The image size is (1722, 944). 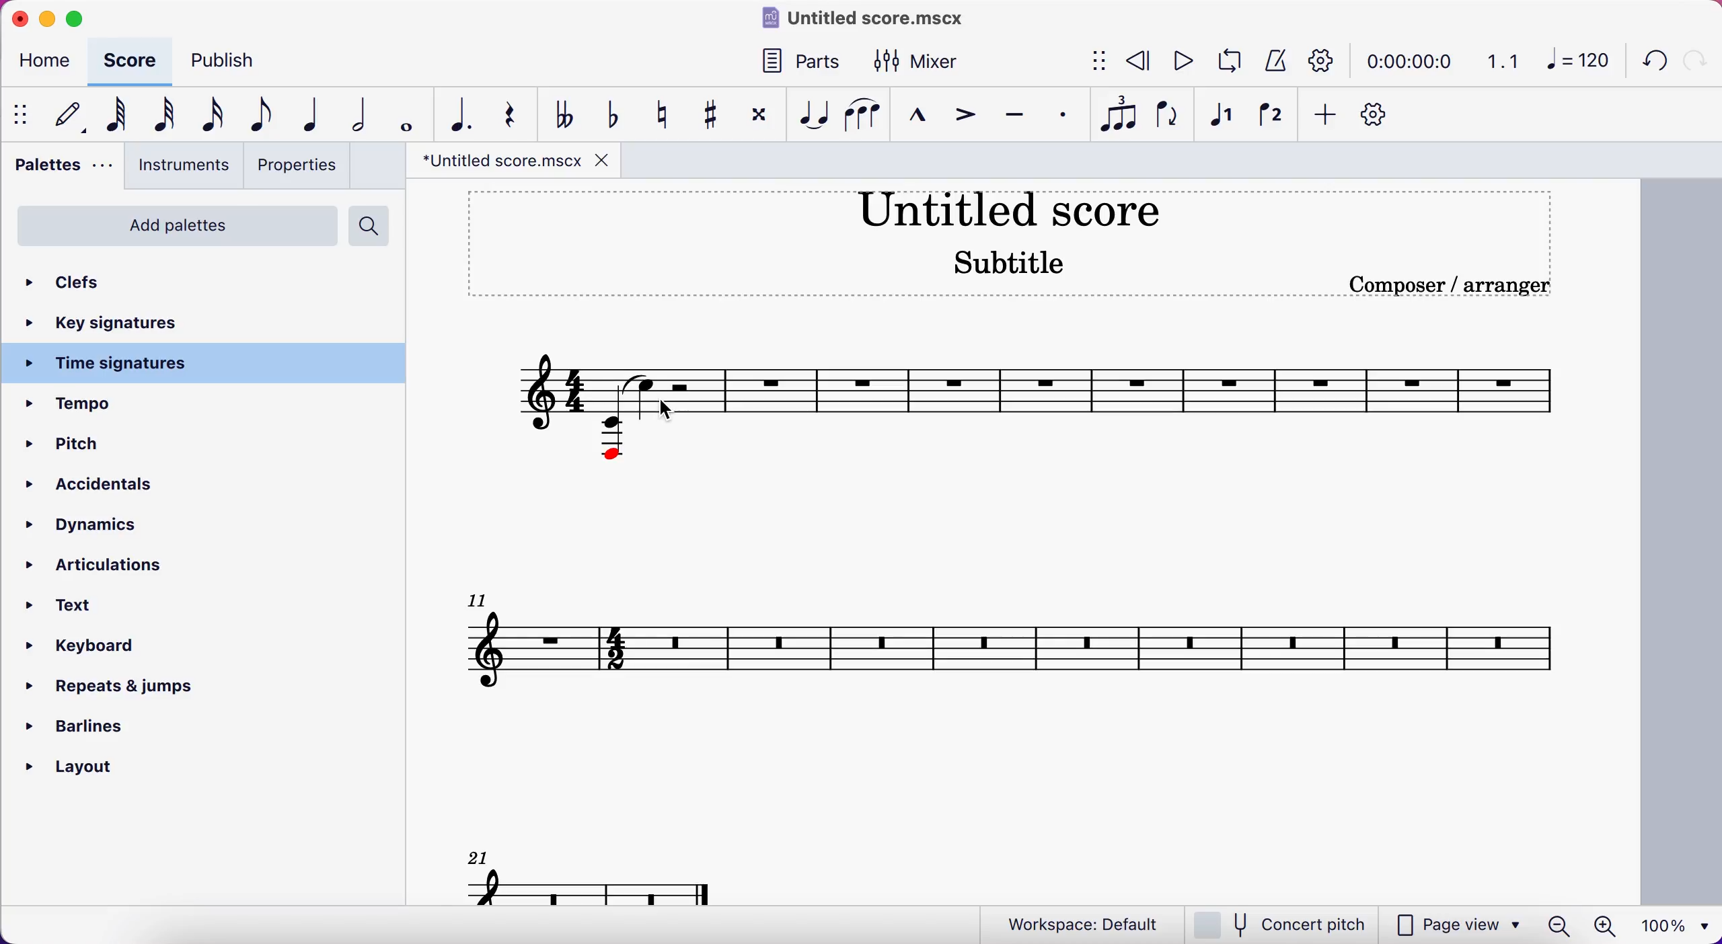 I want to click on 64th note, so click(x=122, y=116).